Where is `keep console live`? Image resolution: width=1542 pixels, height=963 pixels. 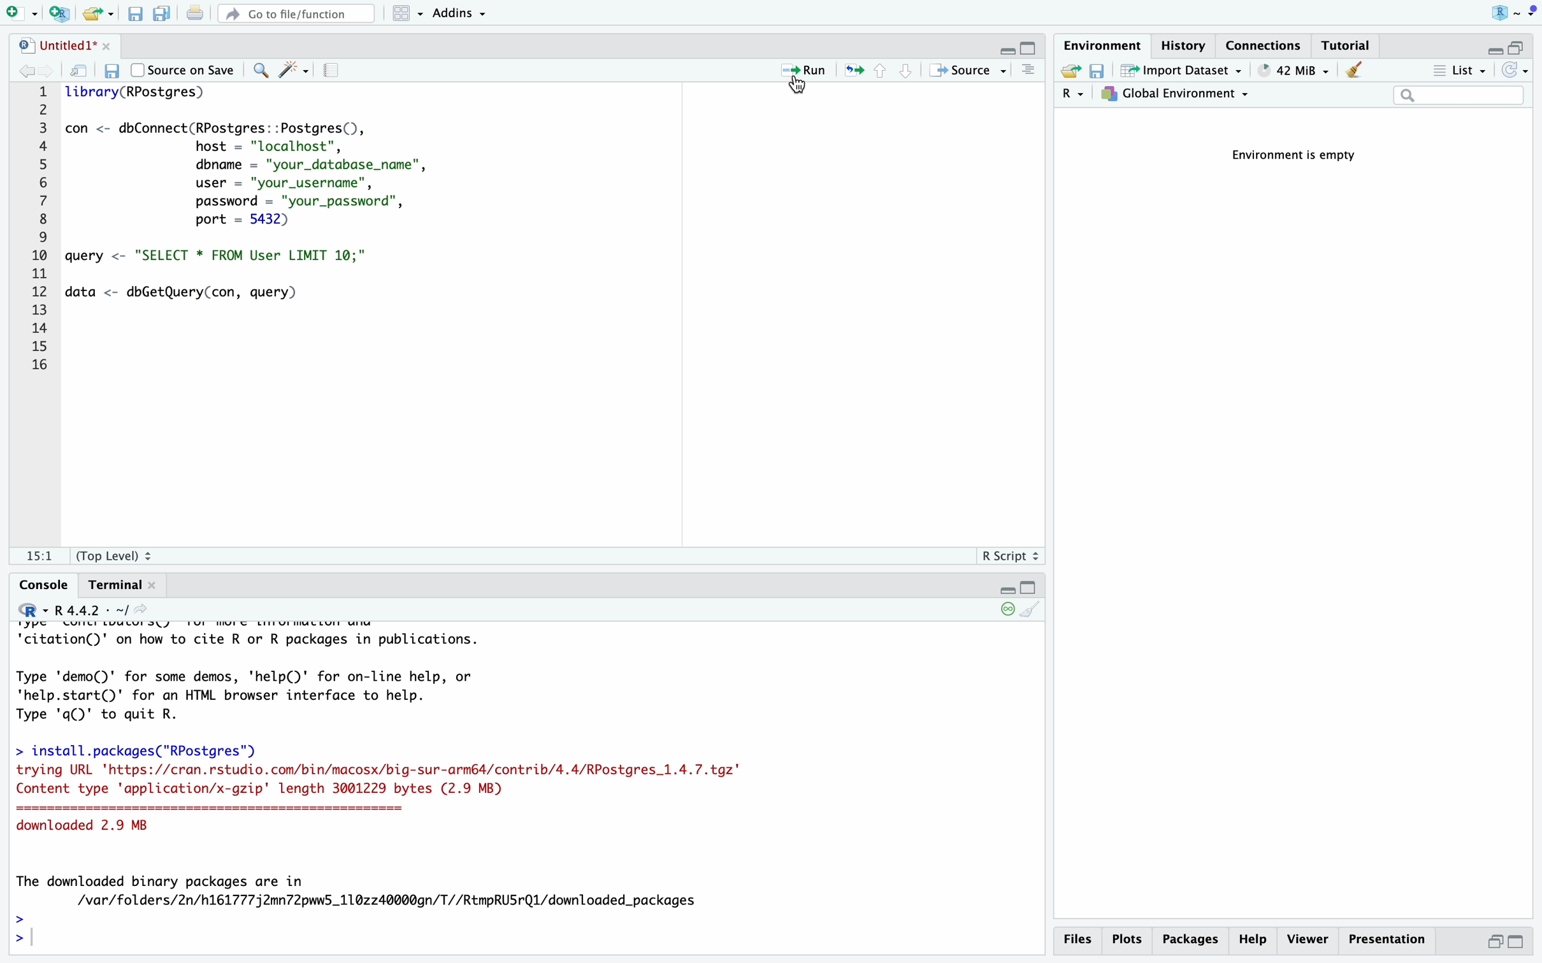 keep console live is located at coordinates (1002, 611).